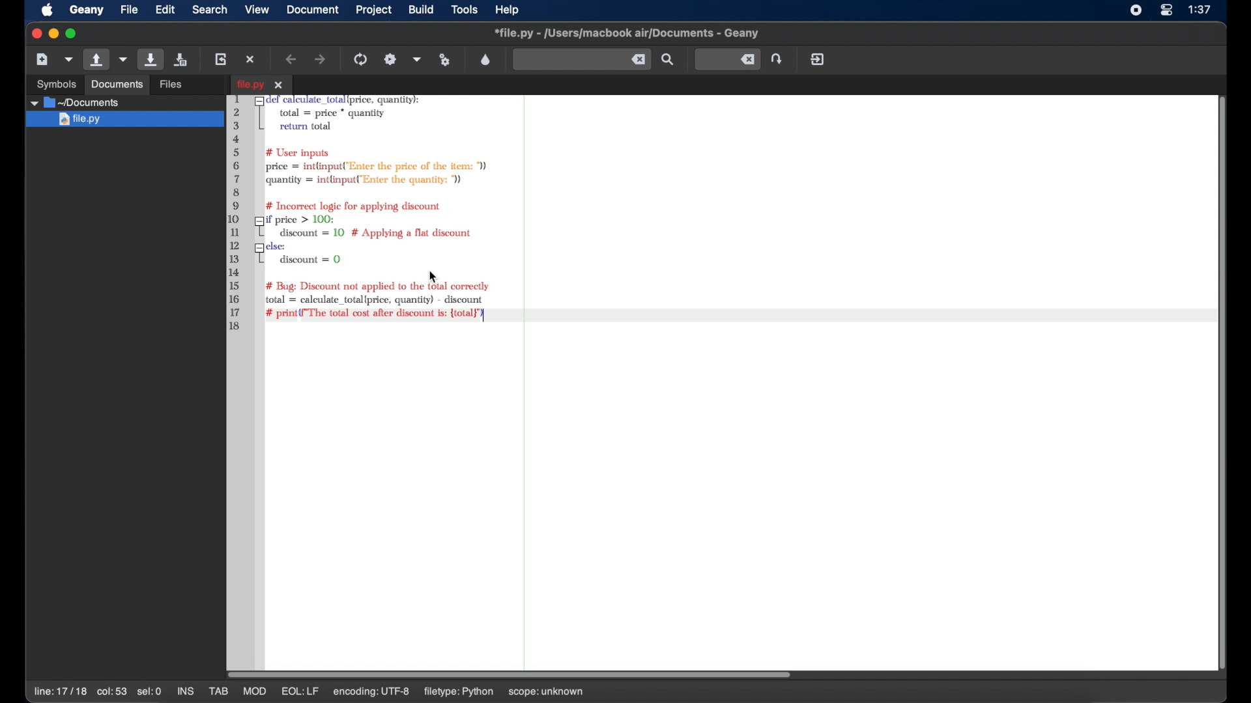  I want to click on screen recorder icons, so click(1135, 10).